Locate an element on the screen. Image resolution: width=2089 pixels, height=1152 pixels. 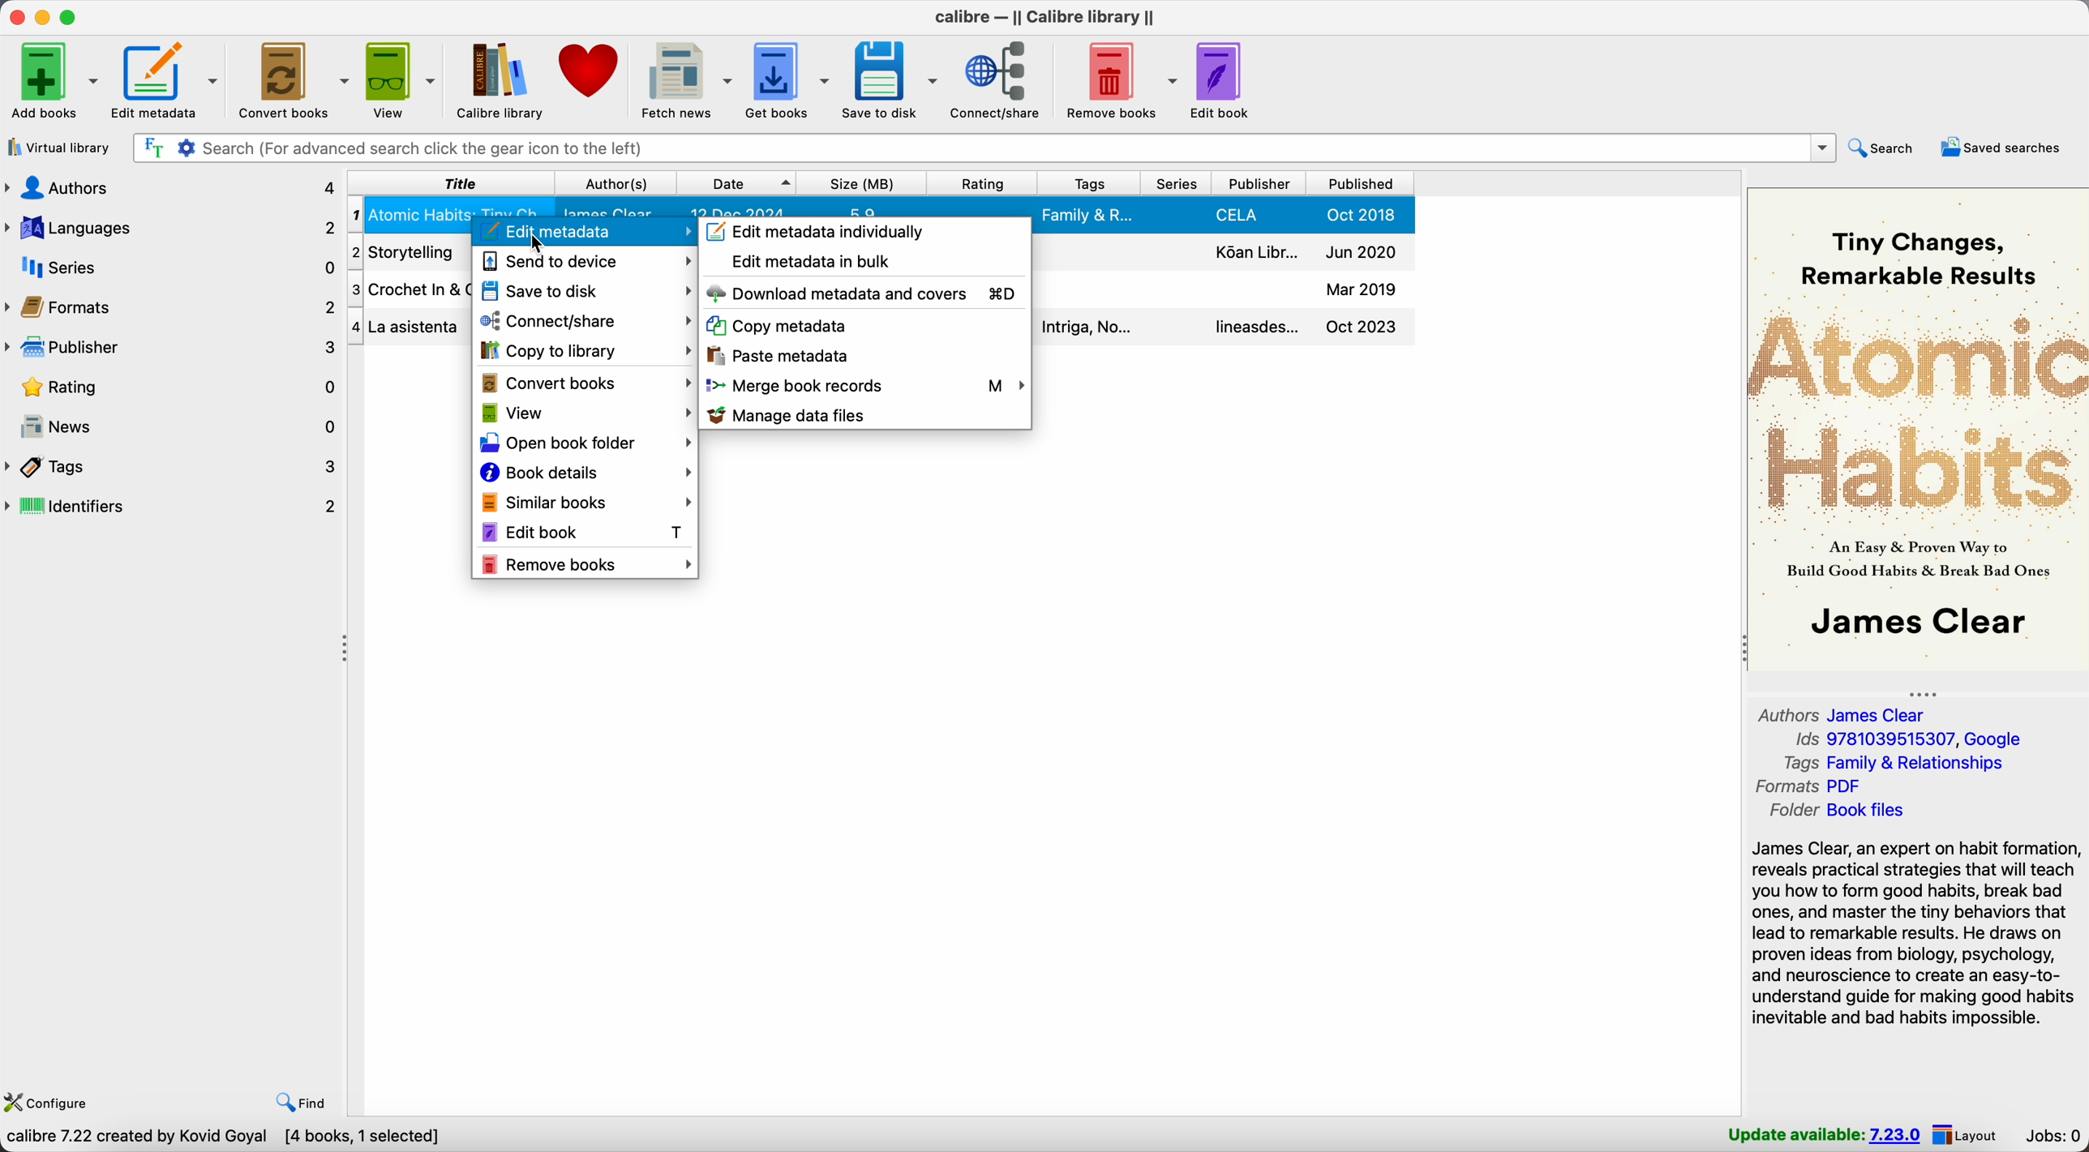
edit metadata is located at coordinates (171, 82).